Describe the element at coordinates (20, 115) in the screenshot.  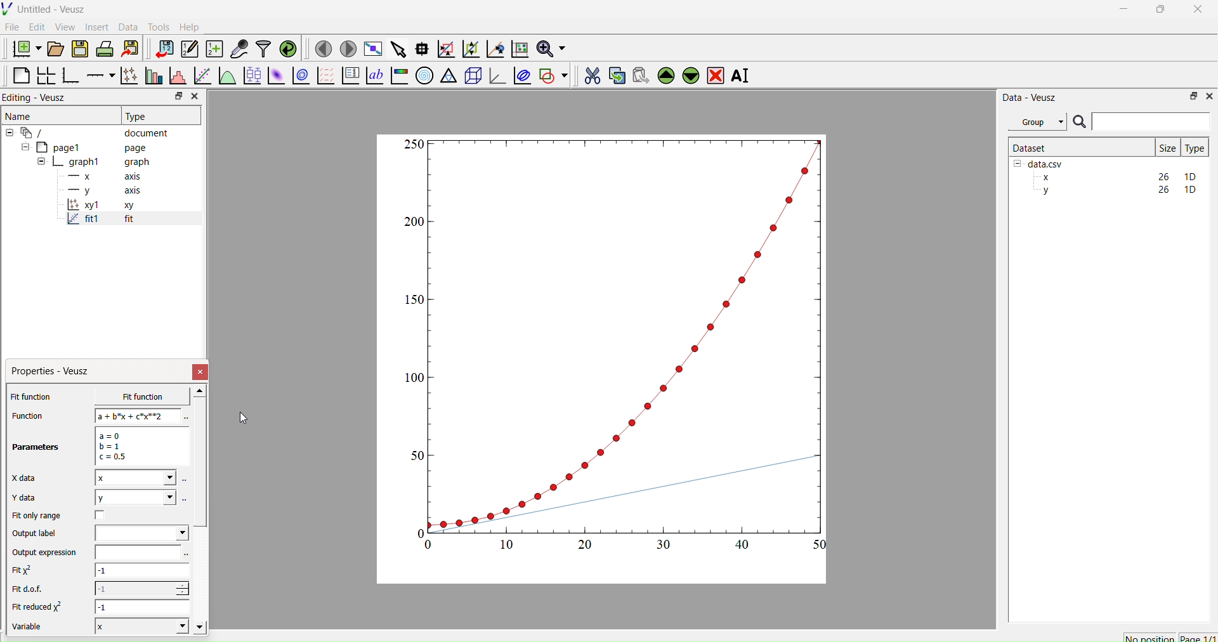
I see `Name` at that location.